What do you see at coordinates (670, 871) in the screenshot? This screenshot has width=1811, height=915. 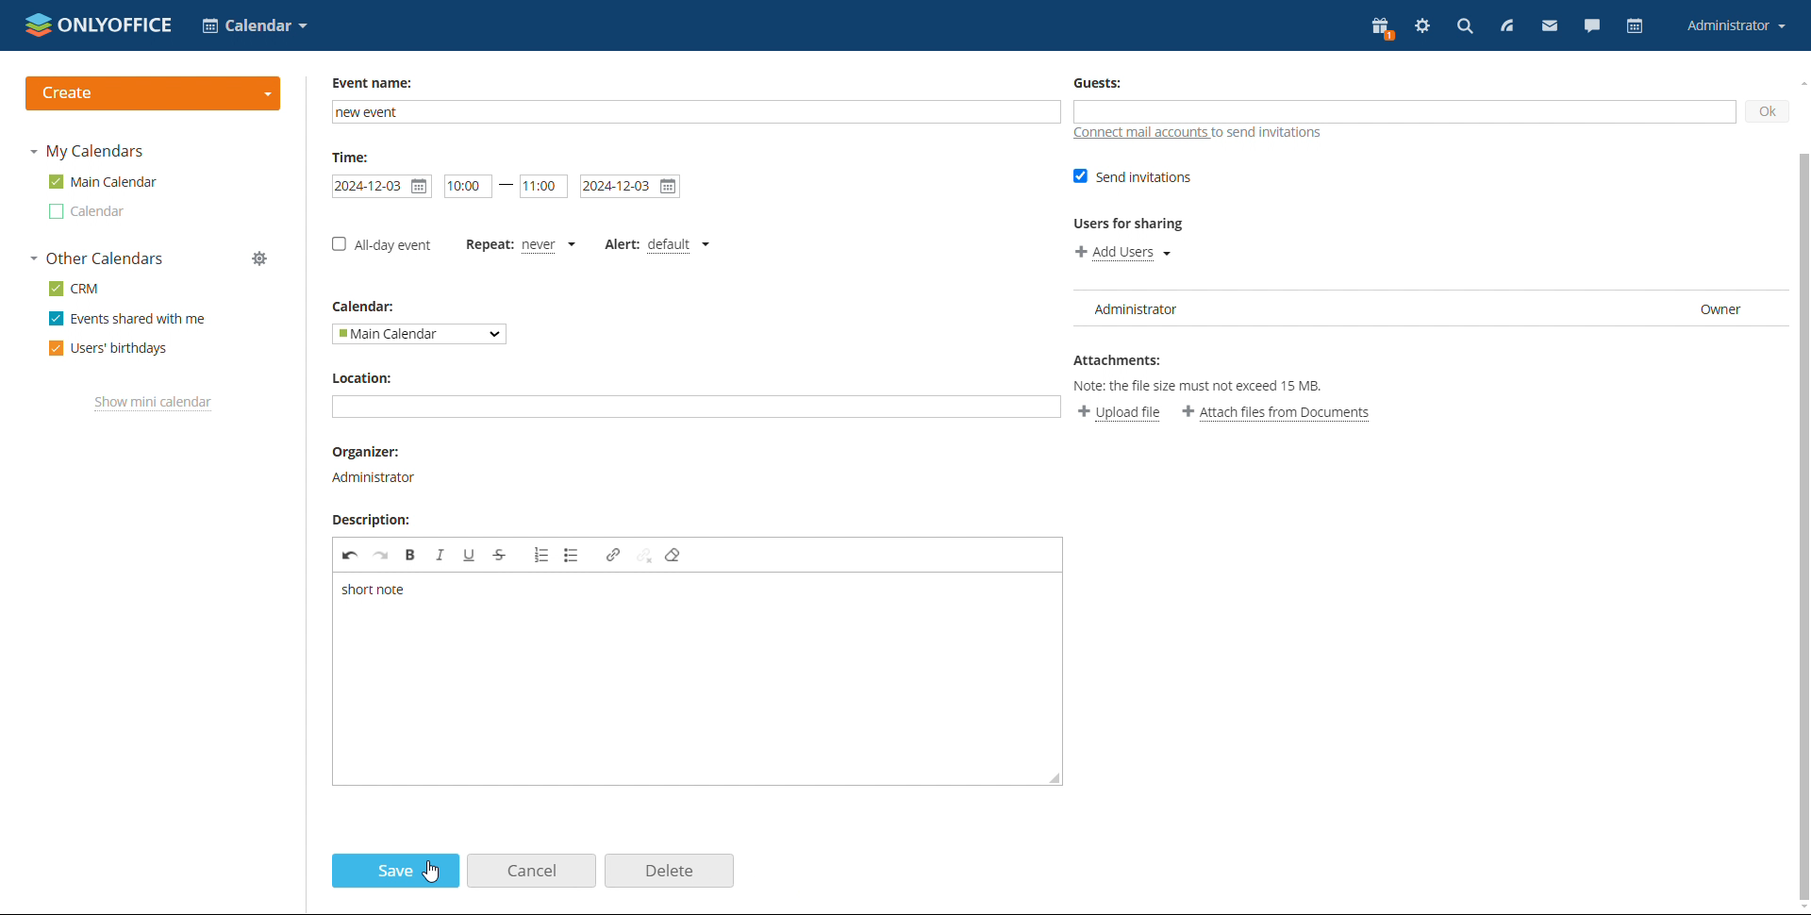 I see `delete` at bounding box center [670, 871].